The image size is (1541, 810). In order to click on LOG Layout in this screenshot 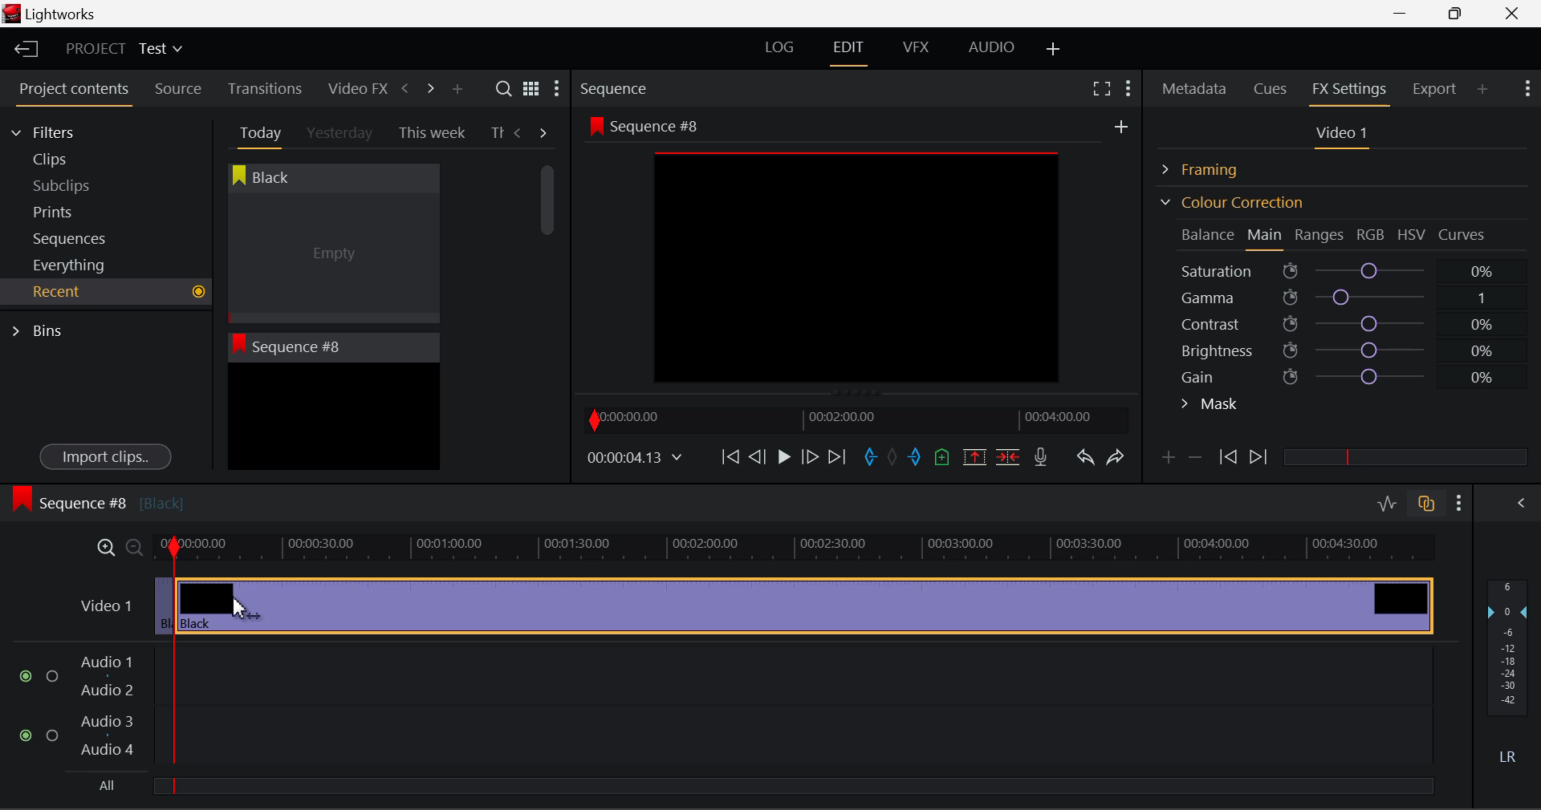, I will do `click(779, 47)`.